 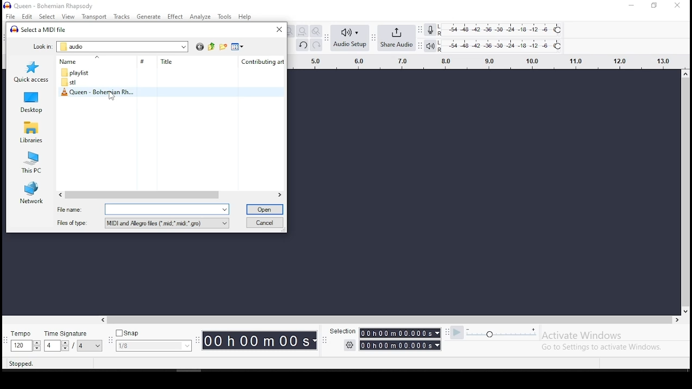 I want to click on tempo, so click(x=25, y=341).